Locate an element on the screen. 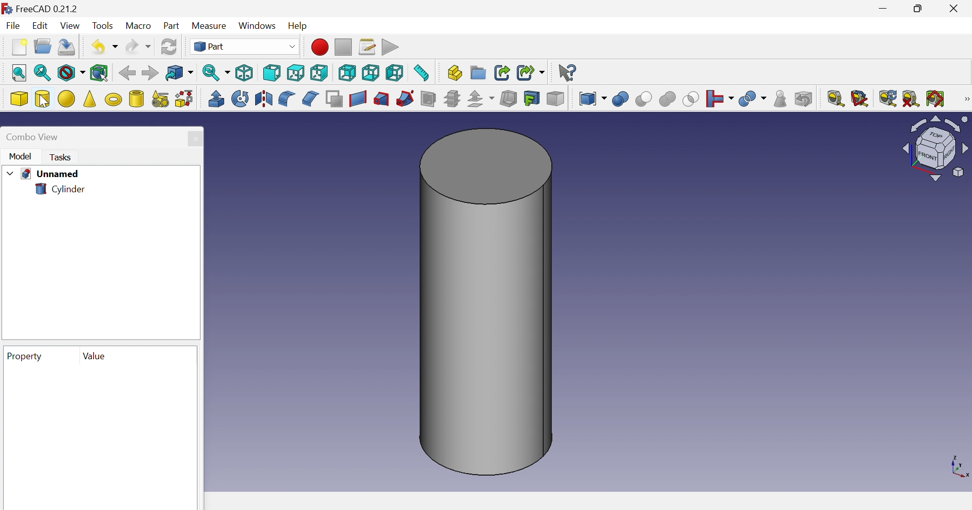  Check geometry is located at coordinates (779, 99).